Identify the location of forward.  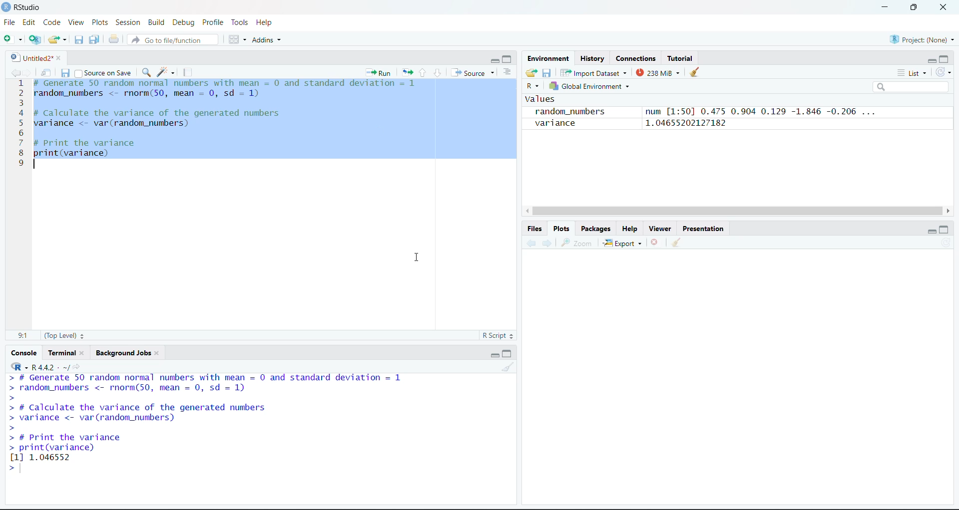
(547, 243).